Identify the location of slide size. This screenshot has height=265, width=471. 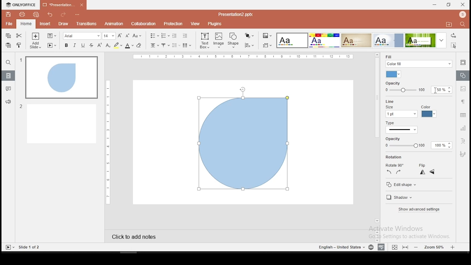
(266, 46).